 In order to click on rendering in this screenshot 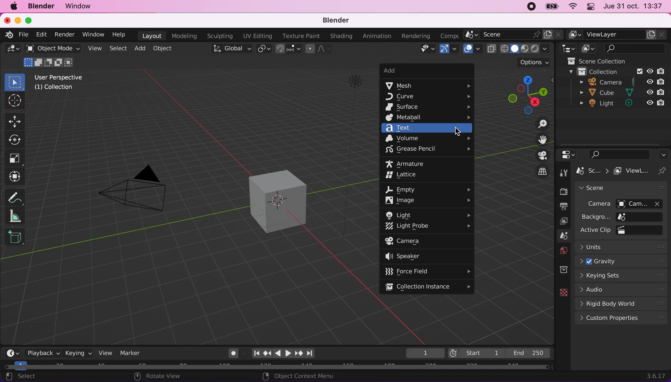, I will do `click(417, 35)`.